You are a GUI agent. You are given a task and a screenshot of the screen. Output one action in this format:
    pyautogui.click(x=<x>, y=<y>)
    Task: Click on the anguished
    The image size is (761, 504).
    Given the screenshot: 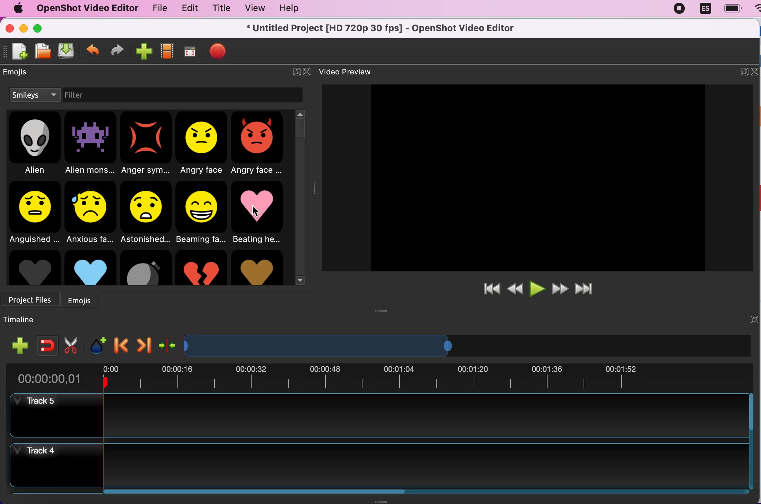 What is the action you would take?
    pyautogui.click(x=34, y=212)
    